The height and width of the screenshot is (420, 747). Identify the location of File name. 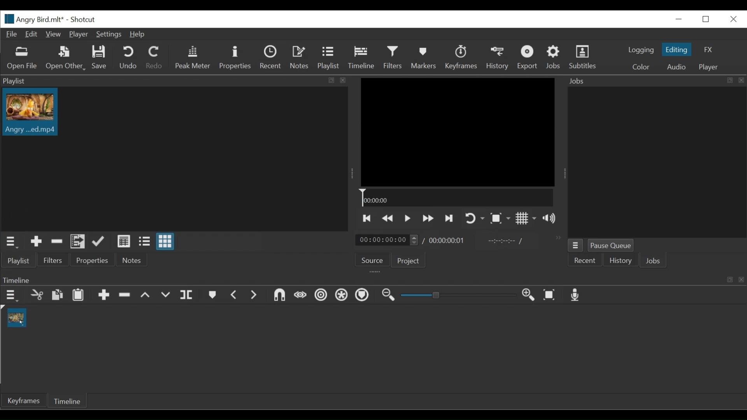
(32, 19).